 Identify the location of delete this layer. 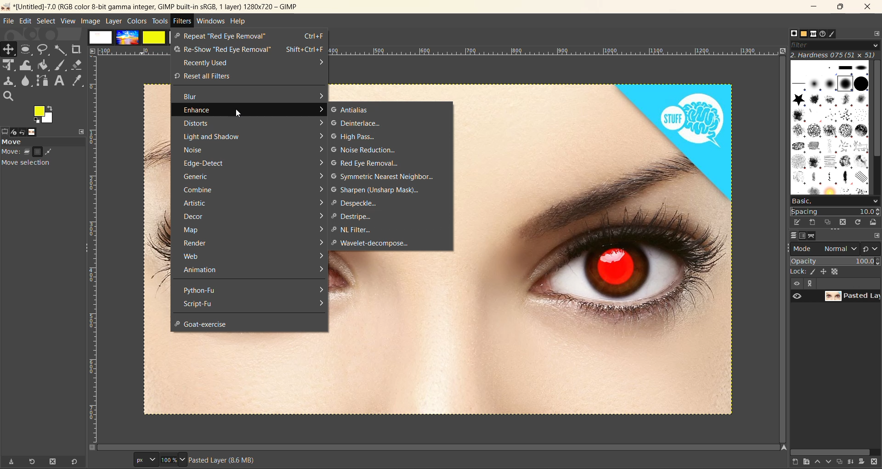
(876, 464).